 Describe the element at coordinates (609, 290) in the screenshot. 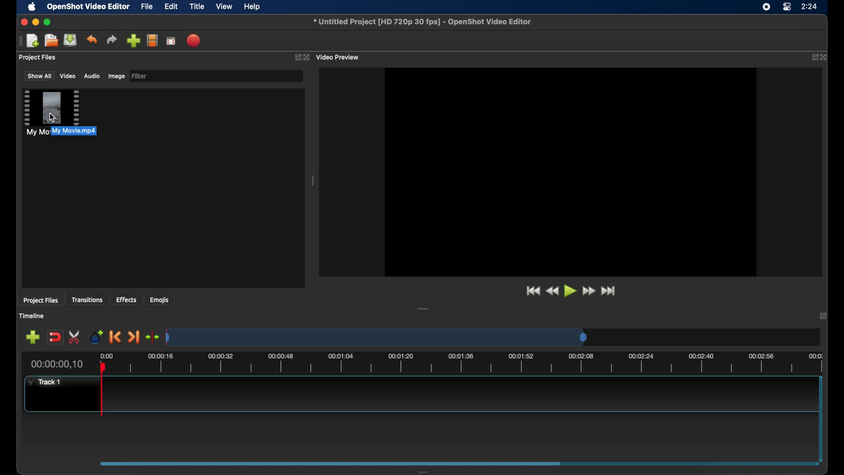

I see `jump to end` at that location.